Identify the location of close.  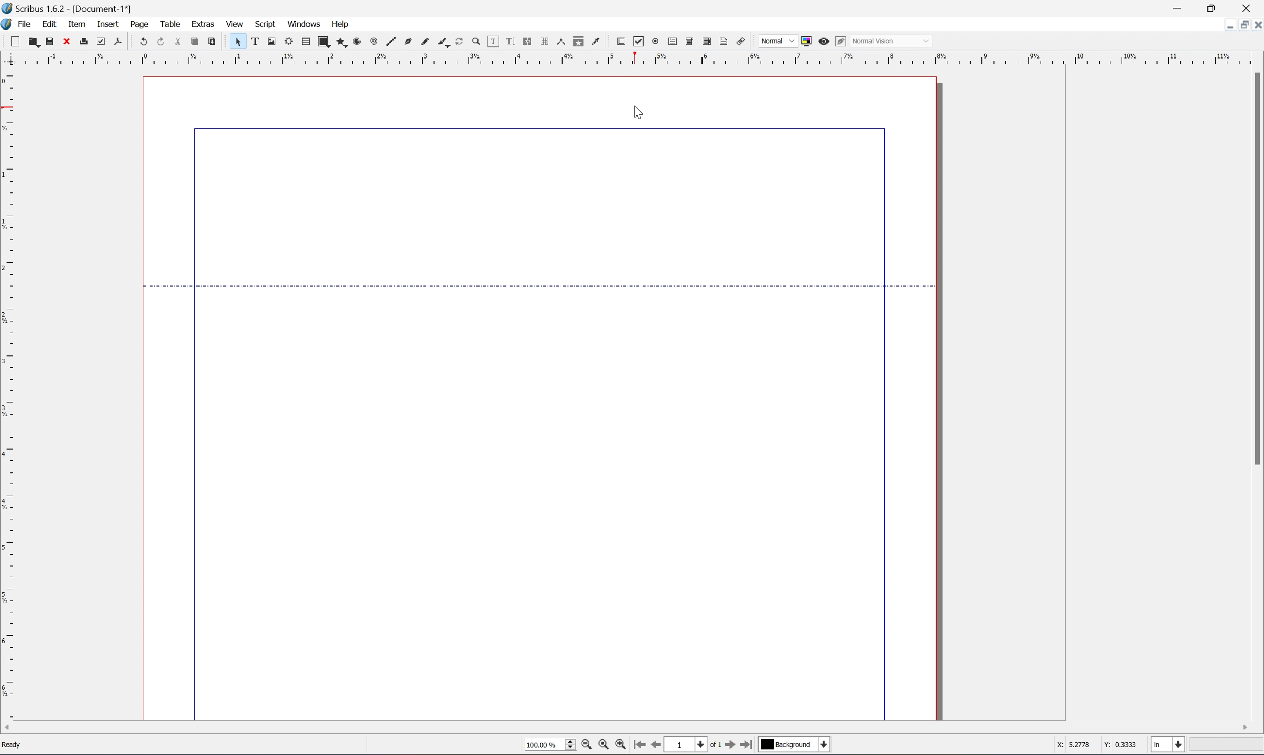
(1250, 9).